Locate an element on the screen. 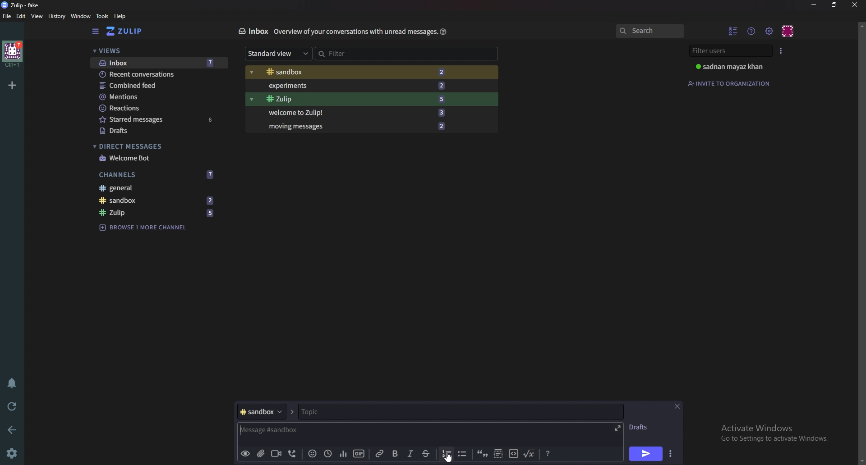  link is located at coordinates (380, 454).